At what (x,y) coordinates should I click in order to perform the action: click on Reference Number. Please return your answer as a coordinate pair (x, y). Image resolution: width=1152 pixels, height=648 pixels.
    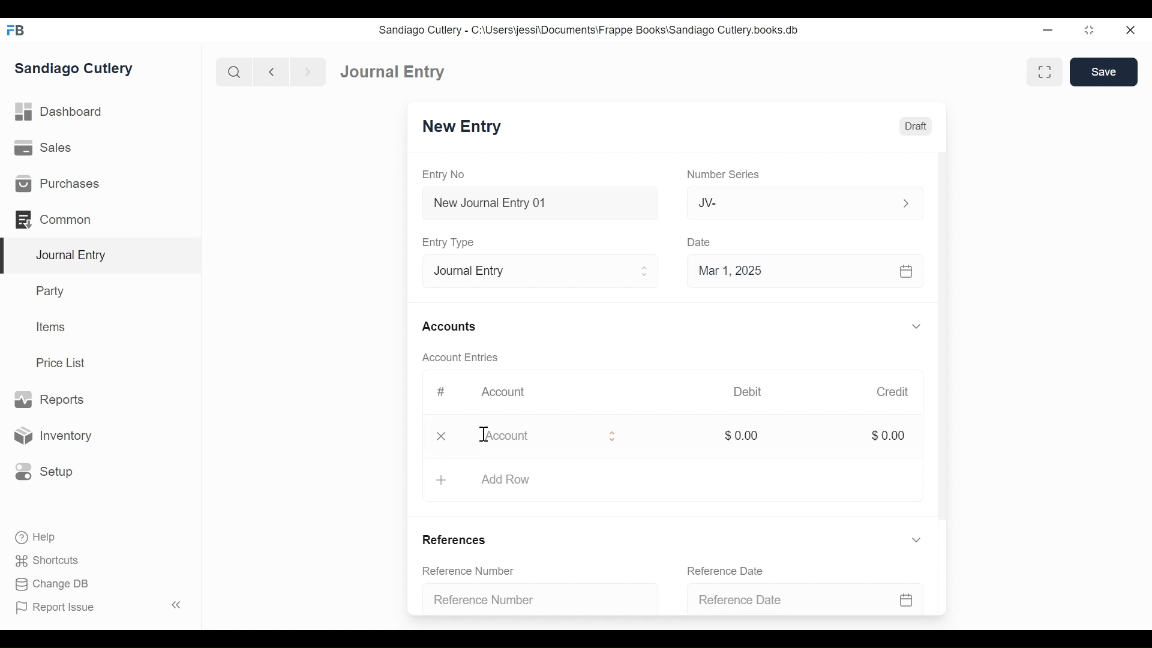
    Looking at the image, I should click on (538, 601).